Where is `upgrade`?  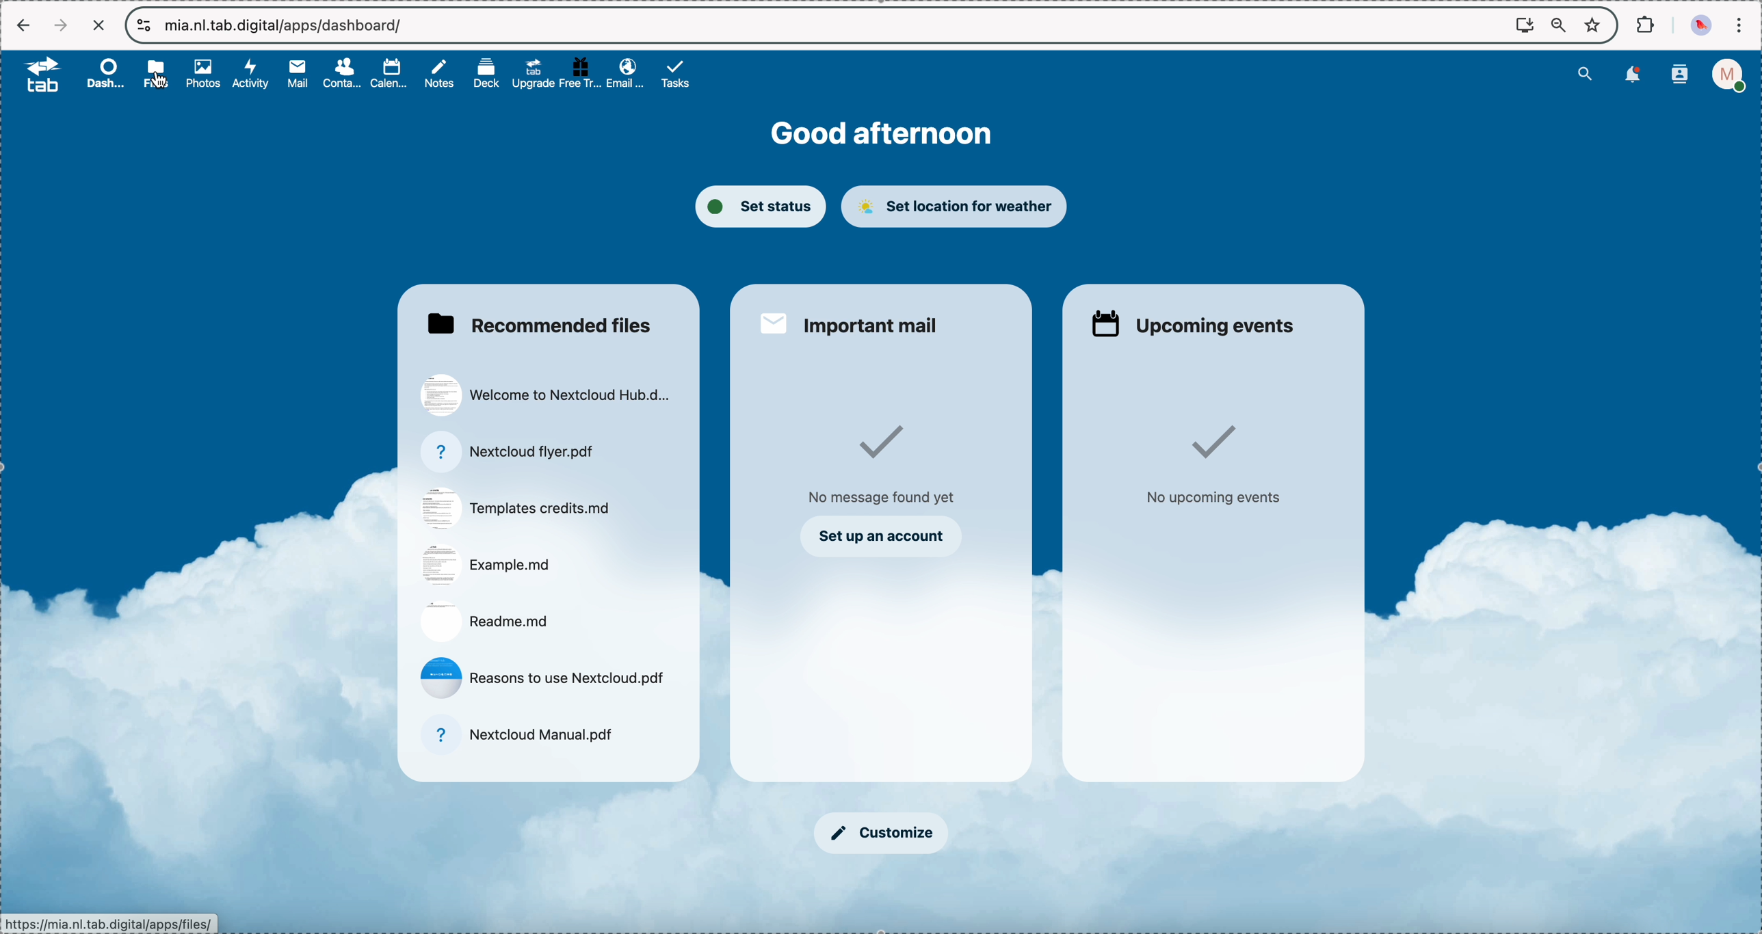
upgrade is located at coordinates (534, 73).